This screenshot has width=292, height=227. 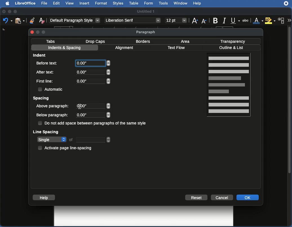 I want to click on Indents and spacing, so click(x=65, y=48).